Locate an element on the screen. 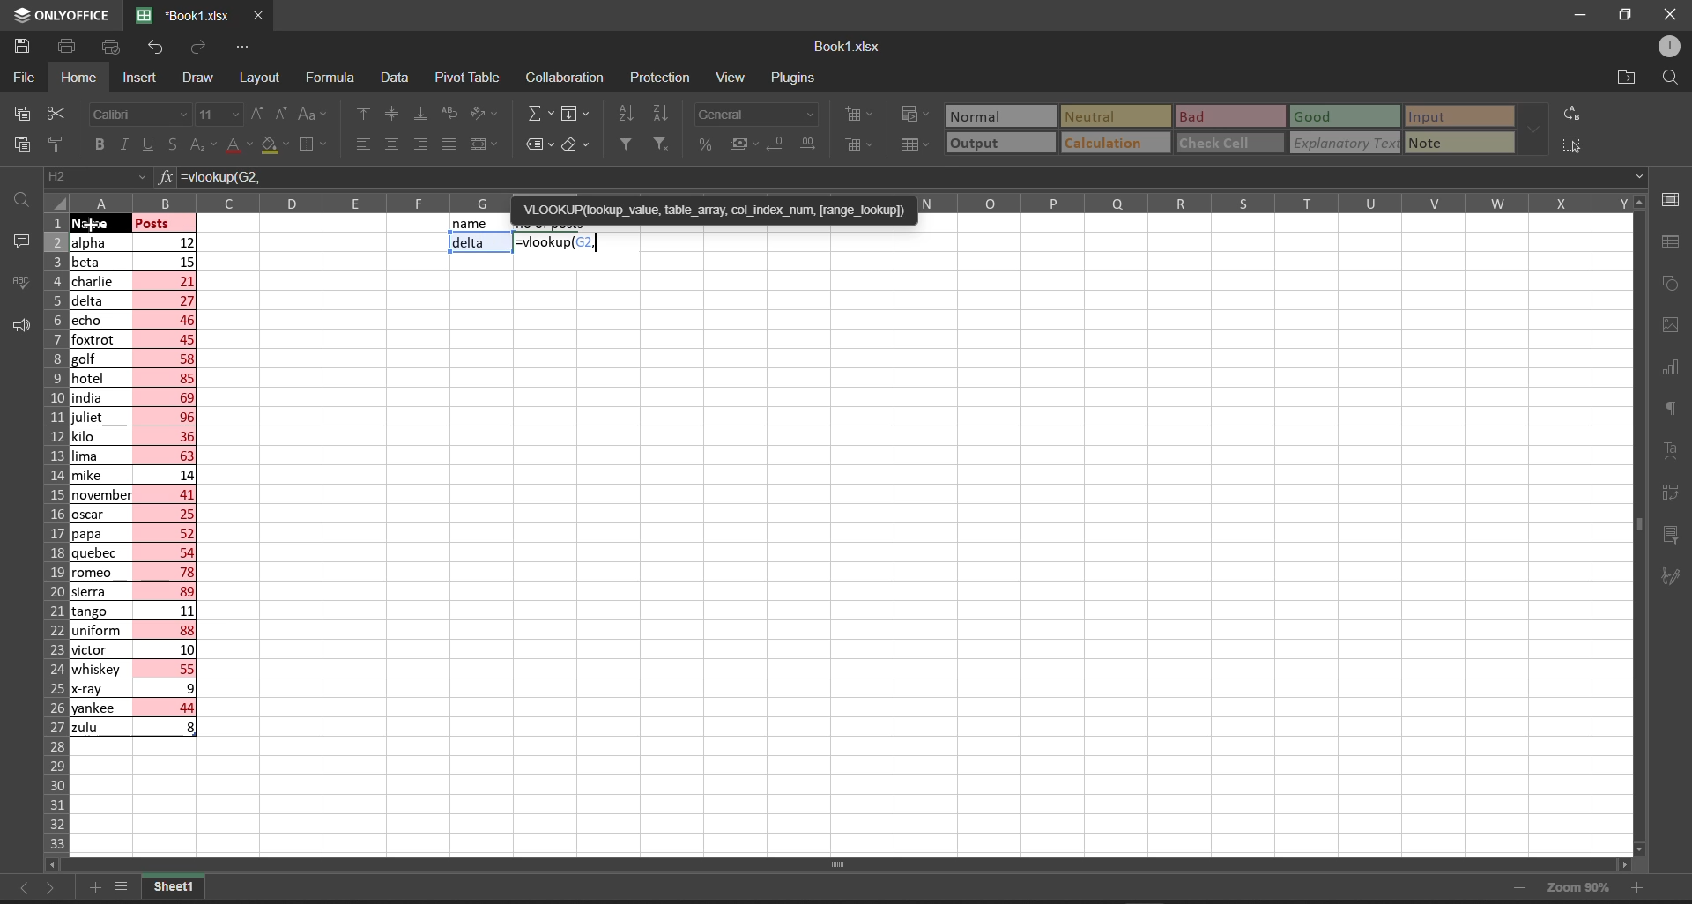 The width and height of the screenshot is (1692, 904). draw is located at coordinates (195, 78).